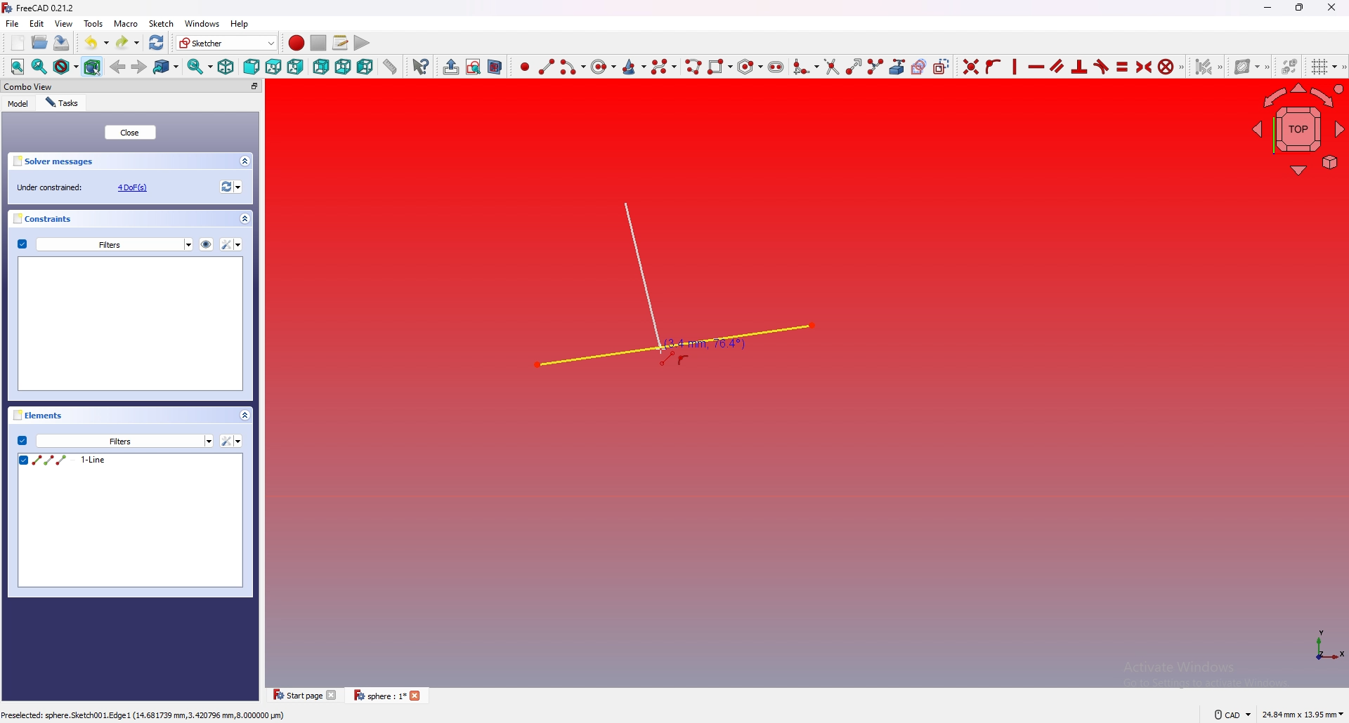  What do you see at coordinates (126, 24) in the screenshot?
I see `Marco` at bounding box center [126, 24].